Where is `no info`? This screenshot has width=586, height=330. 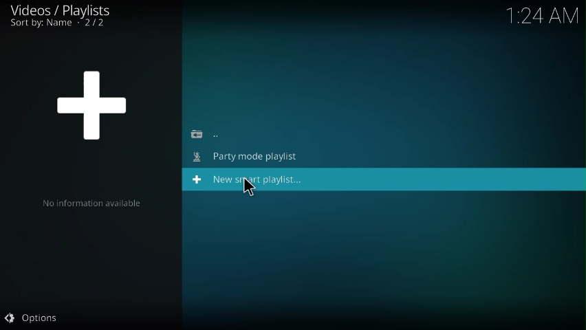
no info is located at coordinates (91, 204).